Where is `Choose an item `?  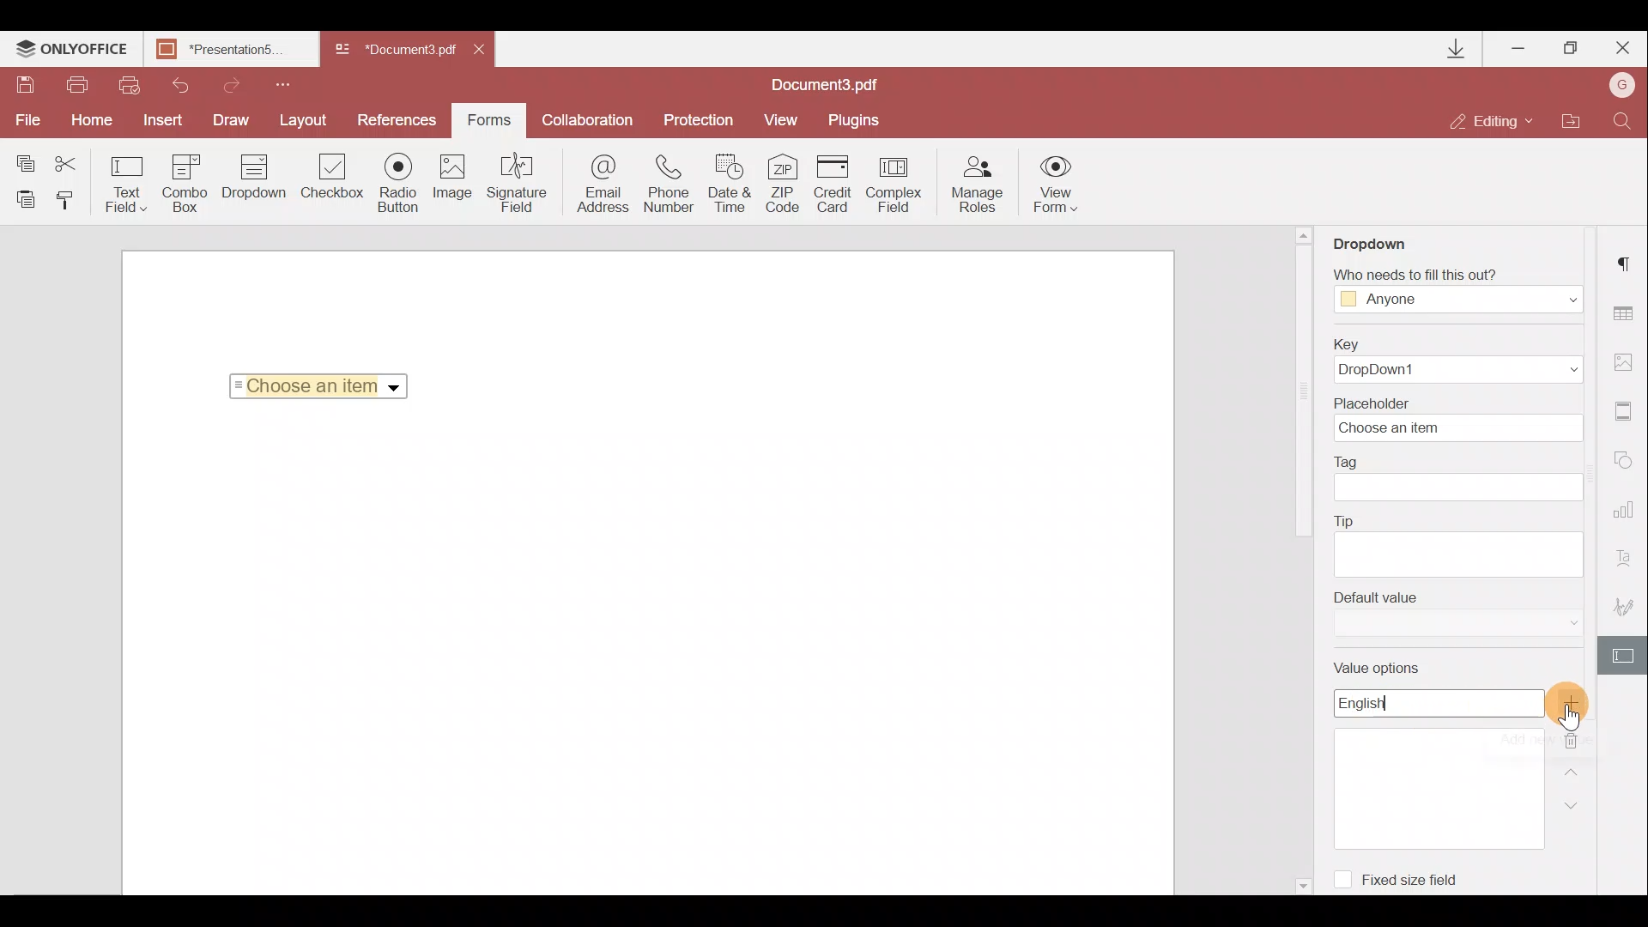 Choose an item  is located at coordinates (324, 383).